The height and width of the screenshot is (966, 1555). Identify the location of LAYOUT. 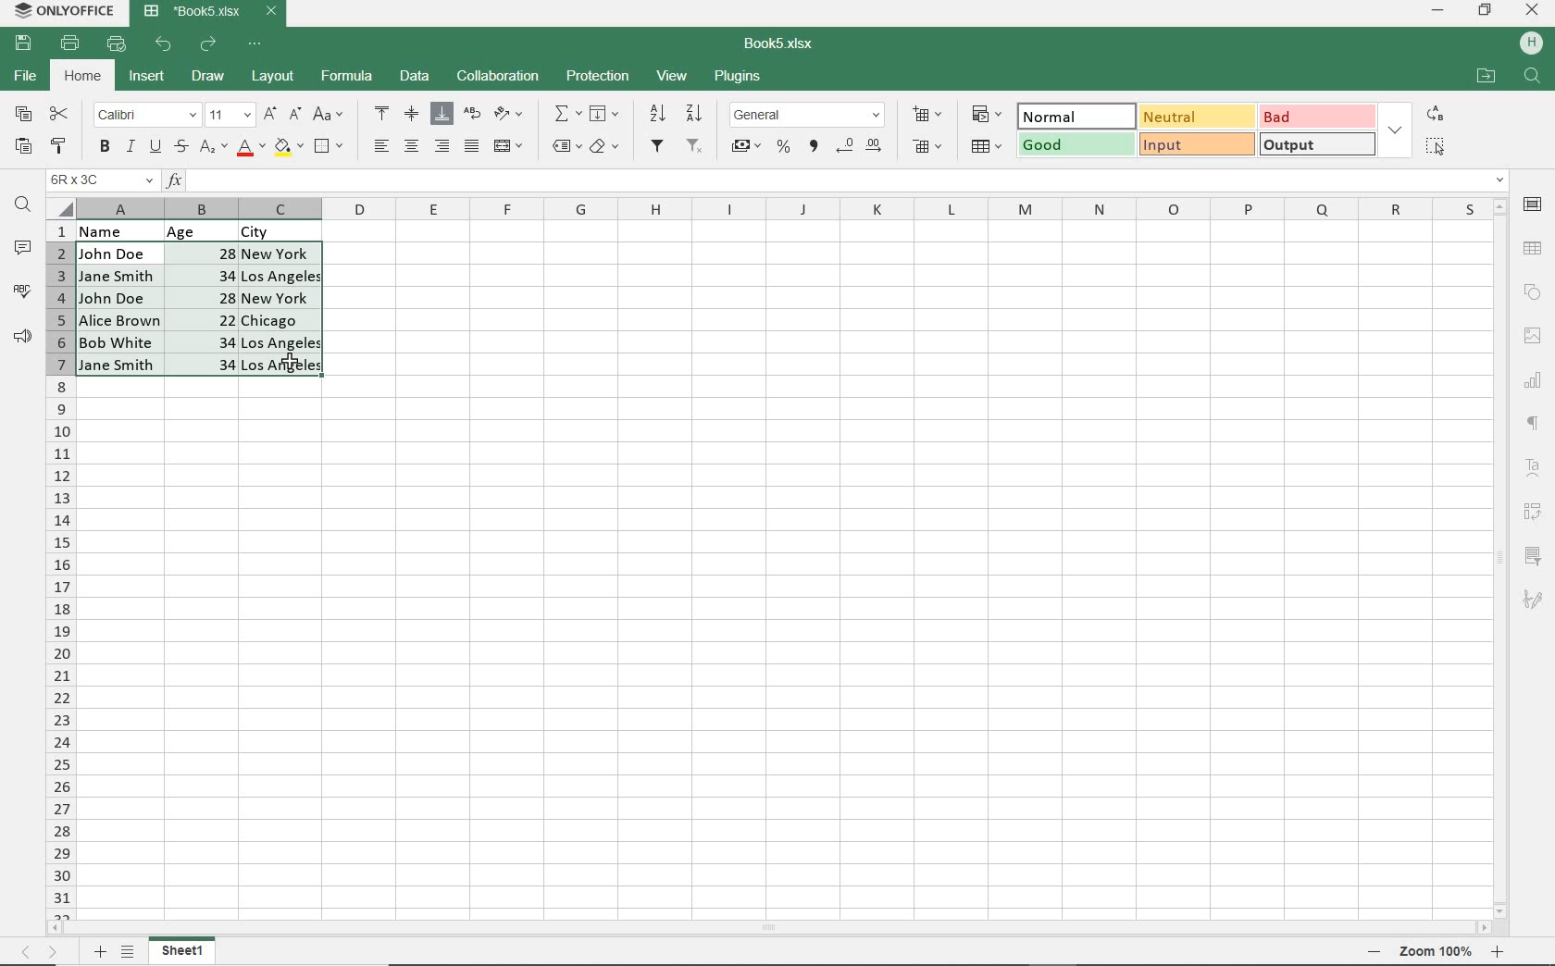
(270, 78).